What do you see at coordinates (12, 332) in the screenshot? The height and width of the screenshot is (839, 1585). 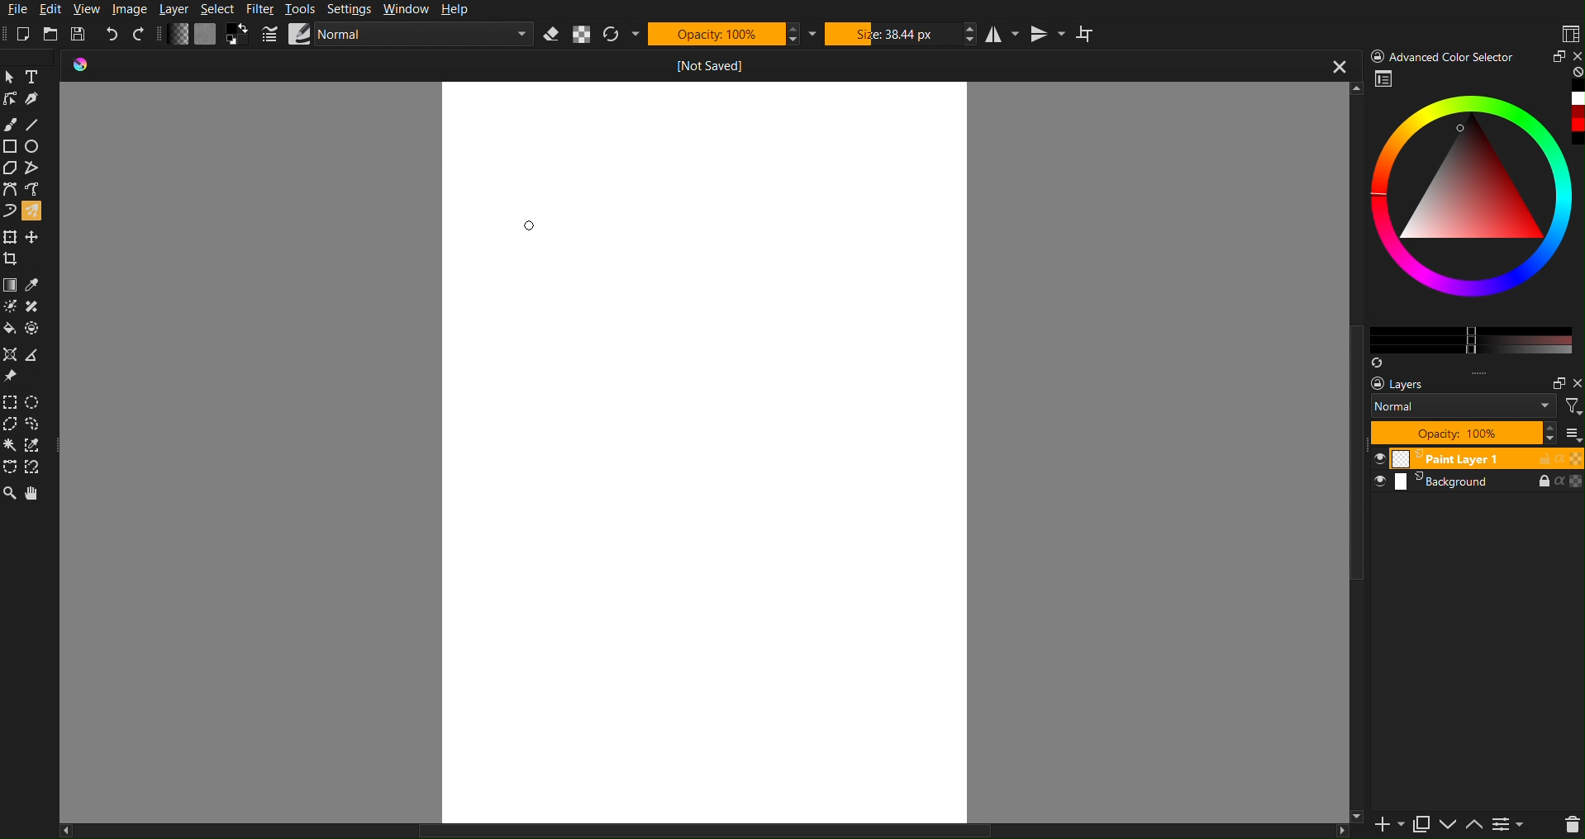 I see `Color Fill` at bounding box center [12, 332].